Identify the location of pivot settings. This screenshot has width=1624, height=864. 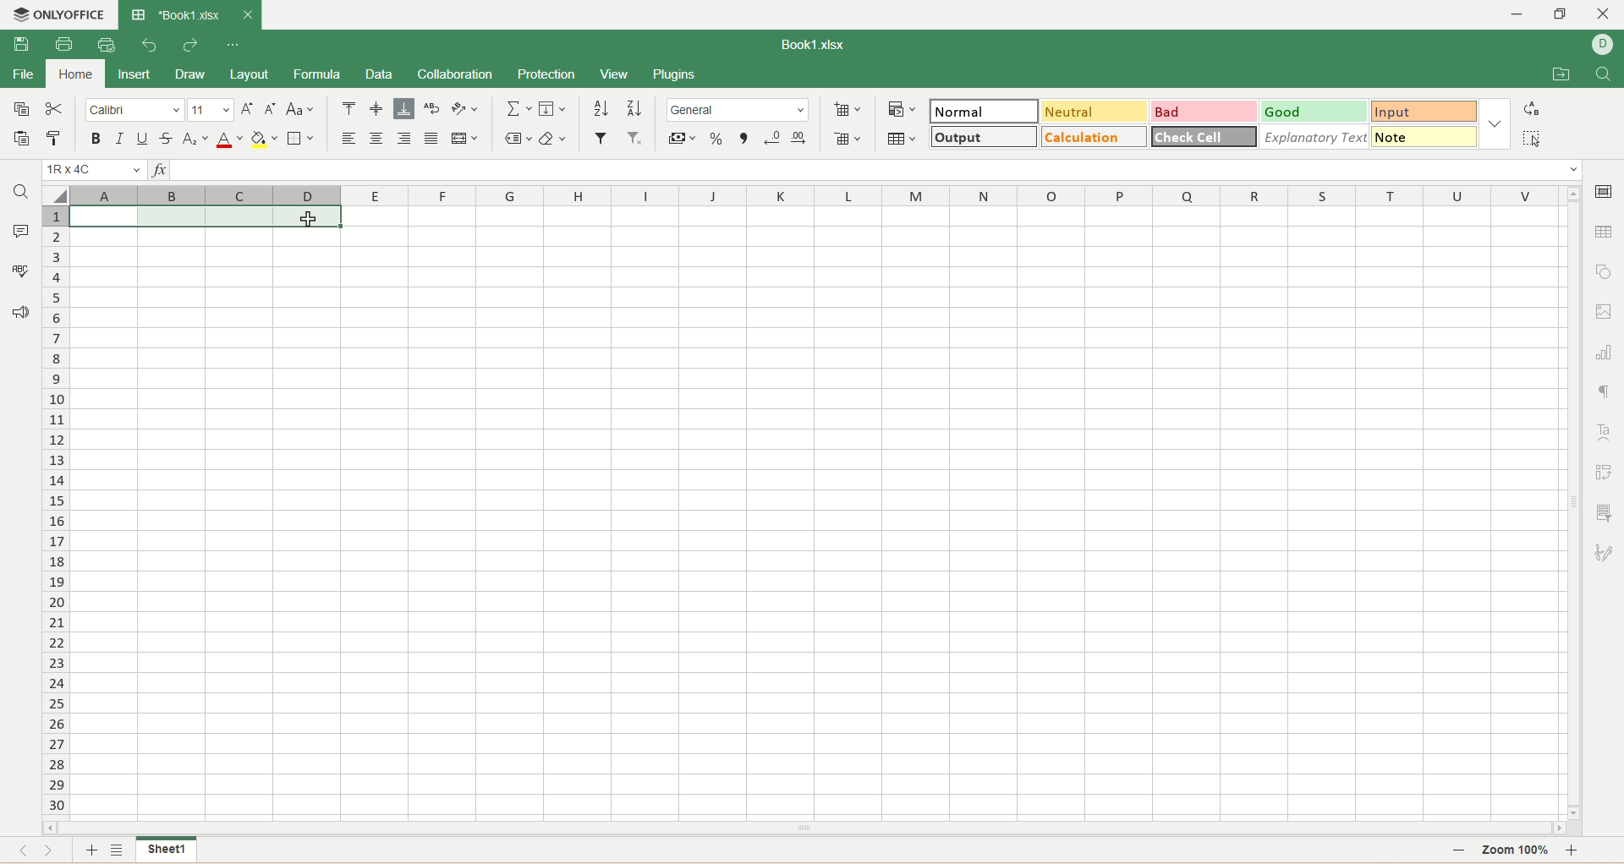
(1605, 472).